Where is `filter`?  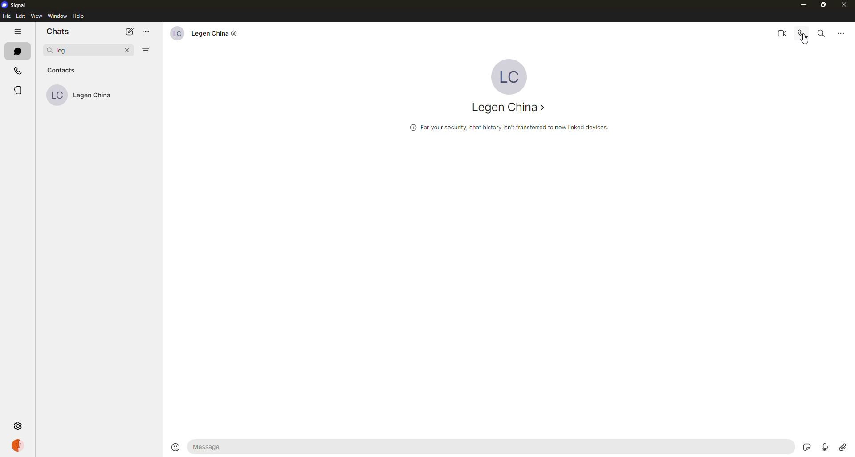
filter is located at coordinates (146, 51).